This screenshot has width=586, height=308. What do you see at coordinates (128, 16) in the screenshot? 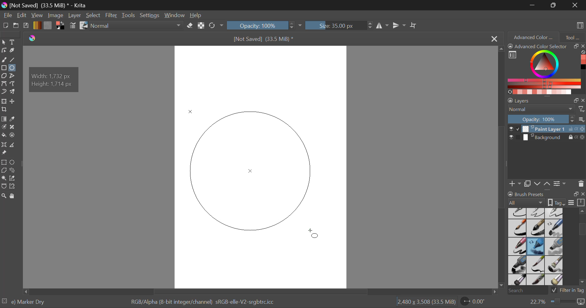
I see `Tools` at bounding box center [128, 16].